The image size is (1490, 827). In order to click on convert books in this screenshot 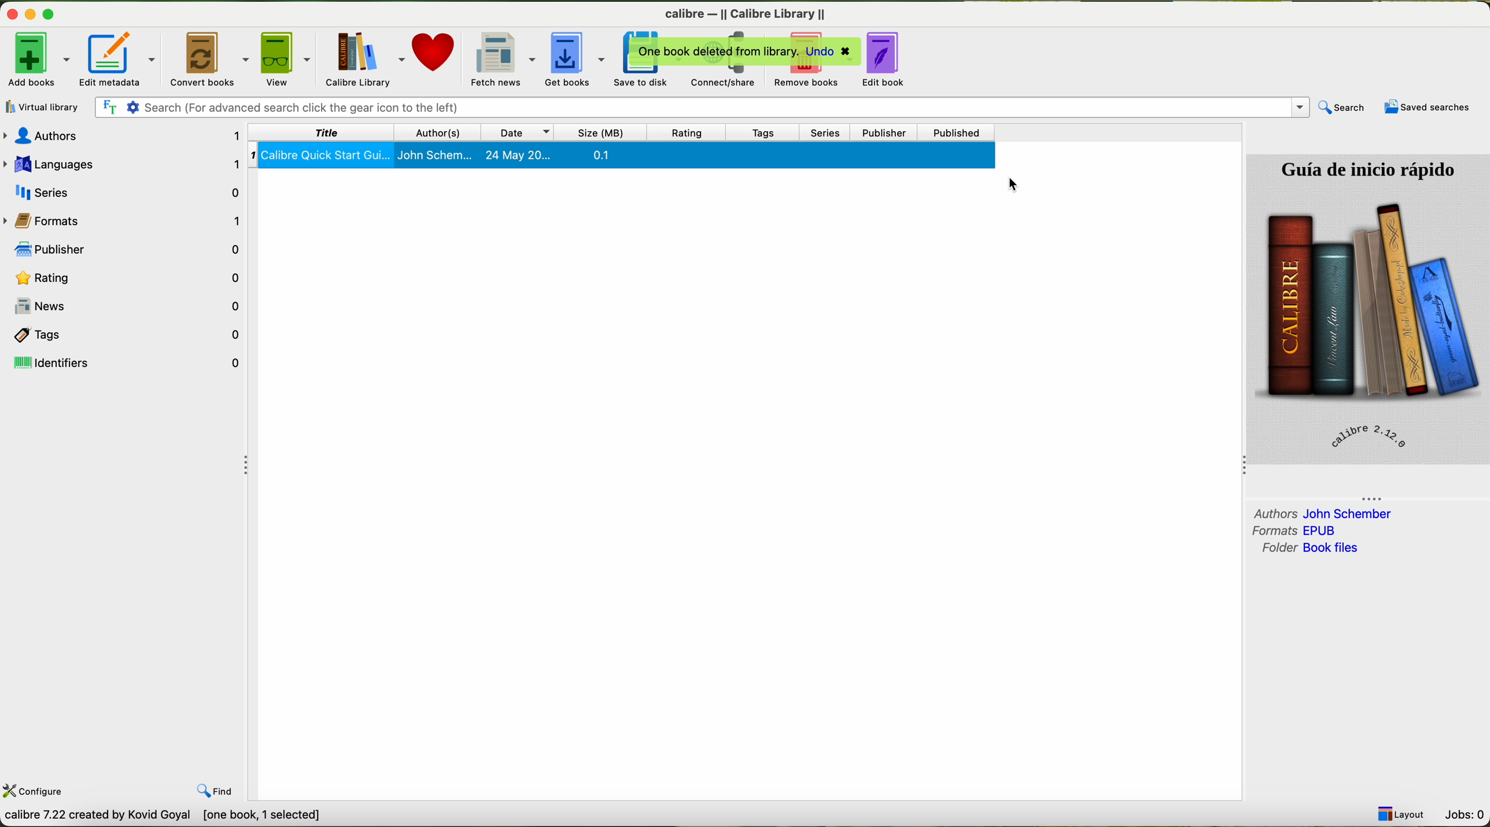, I will do `click(208, 58)`.